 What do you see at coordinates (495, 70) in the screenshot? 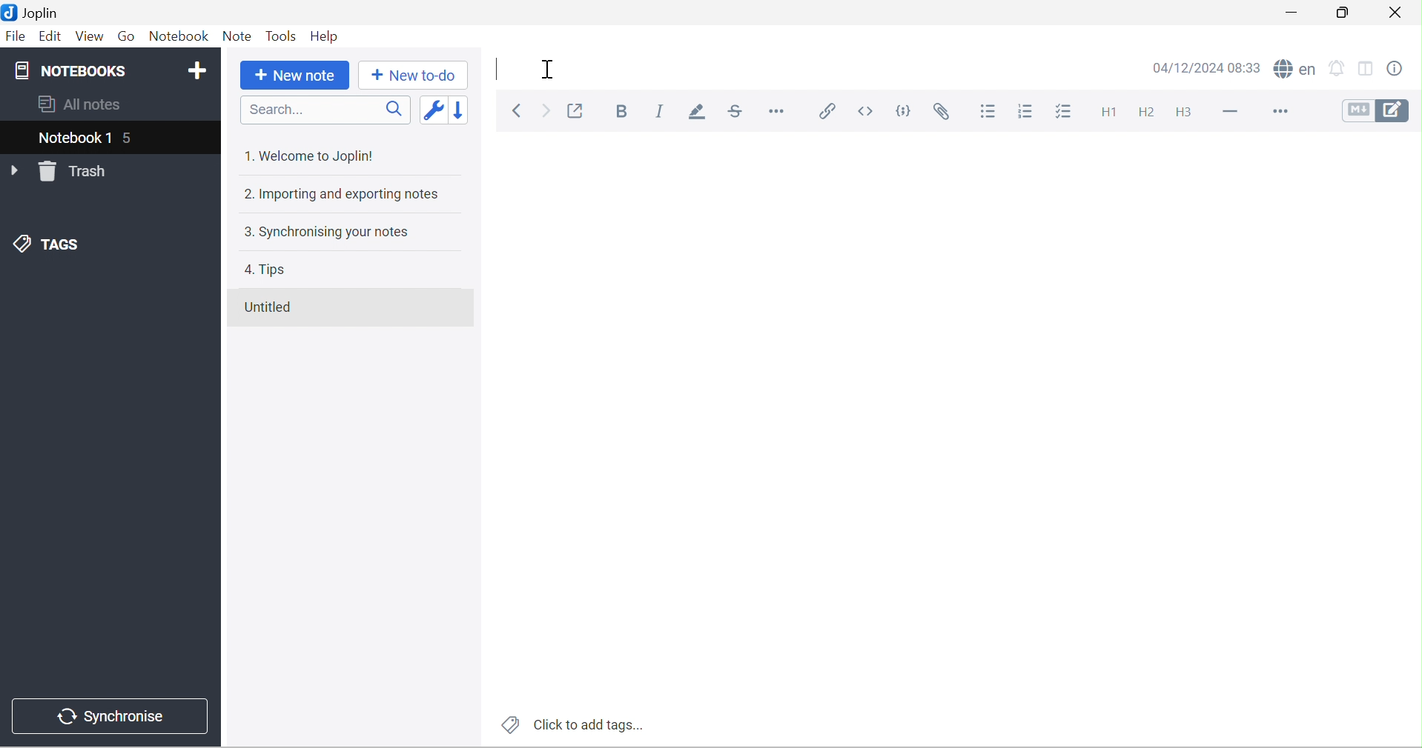
I see `Typing cursor` at bounding box center [495, 70].